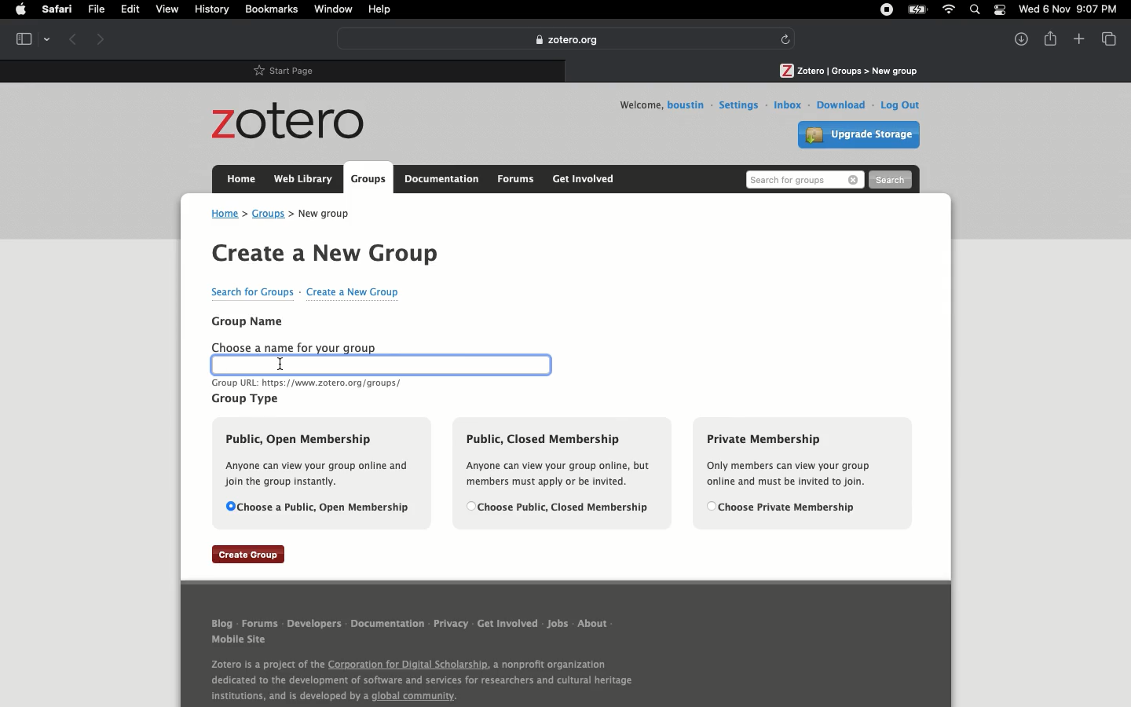 This screenshot has height=707, width=1131. What do you see at coordinates (262, 624) in the screenshot?
I see `Forums` at bounding box center [262, 624].